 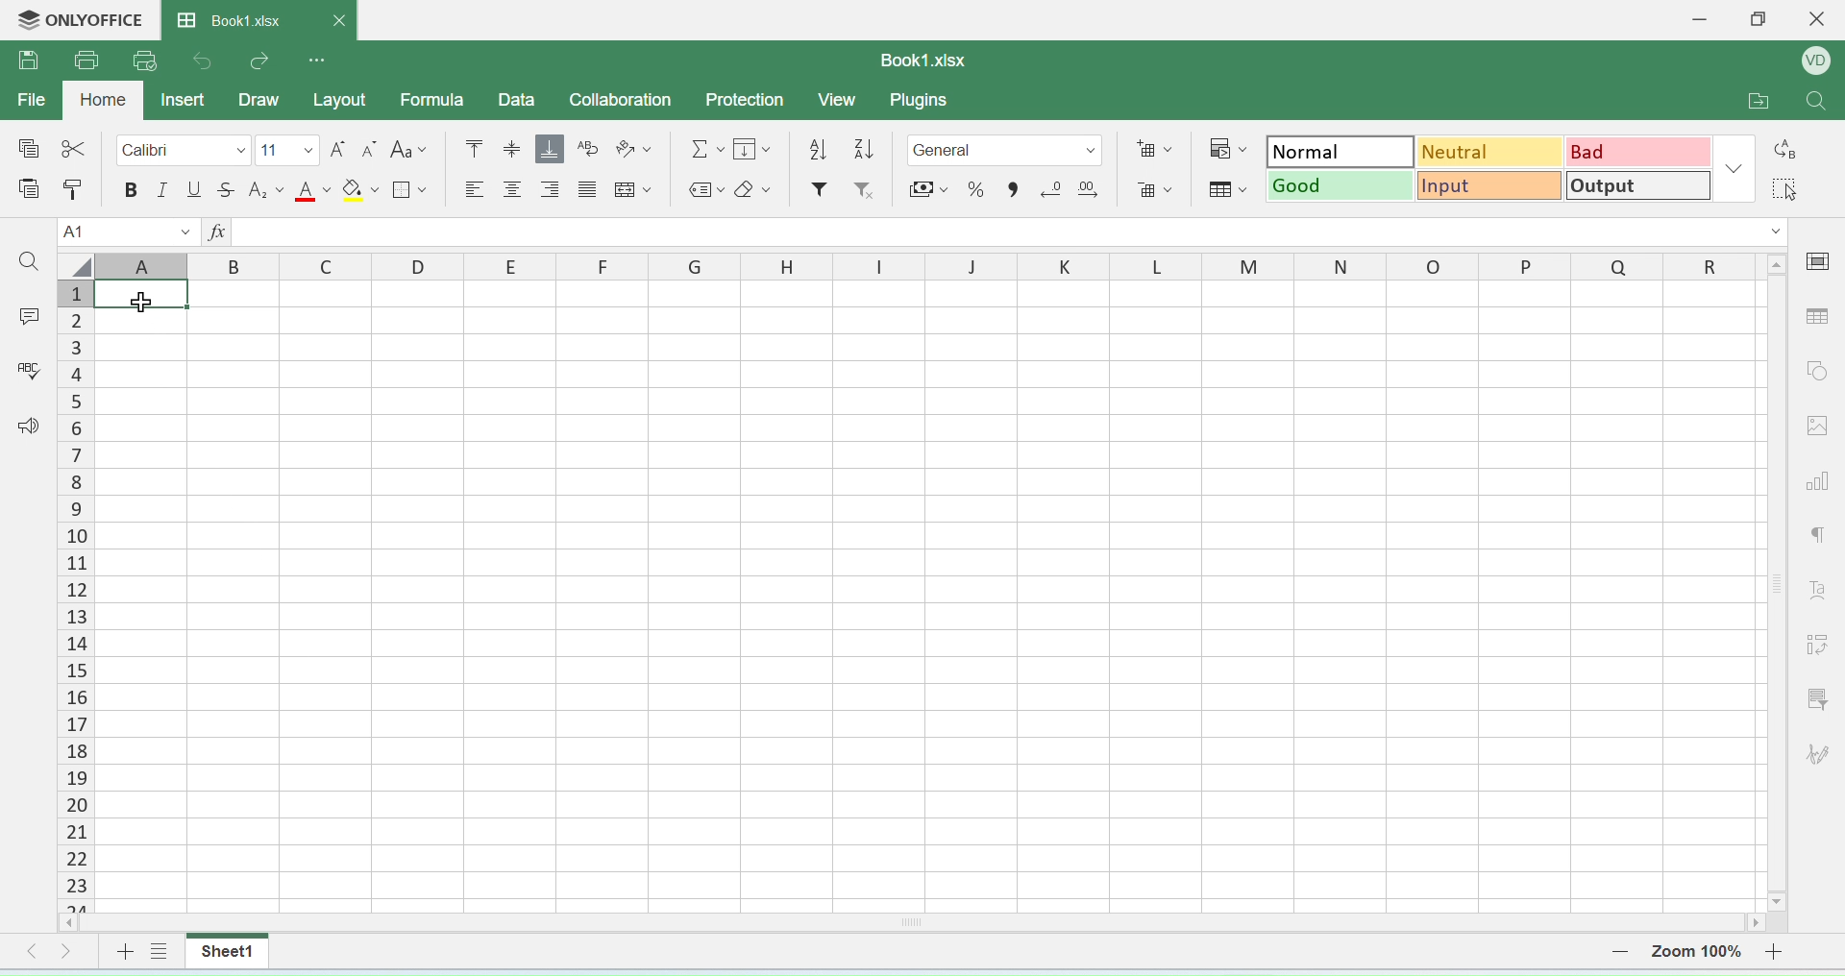 I want to click on add decimal point, so click(x=1085, y=188).